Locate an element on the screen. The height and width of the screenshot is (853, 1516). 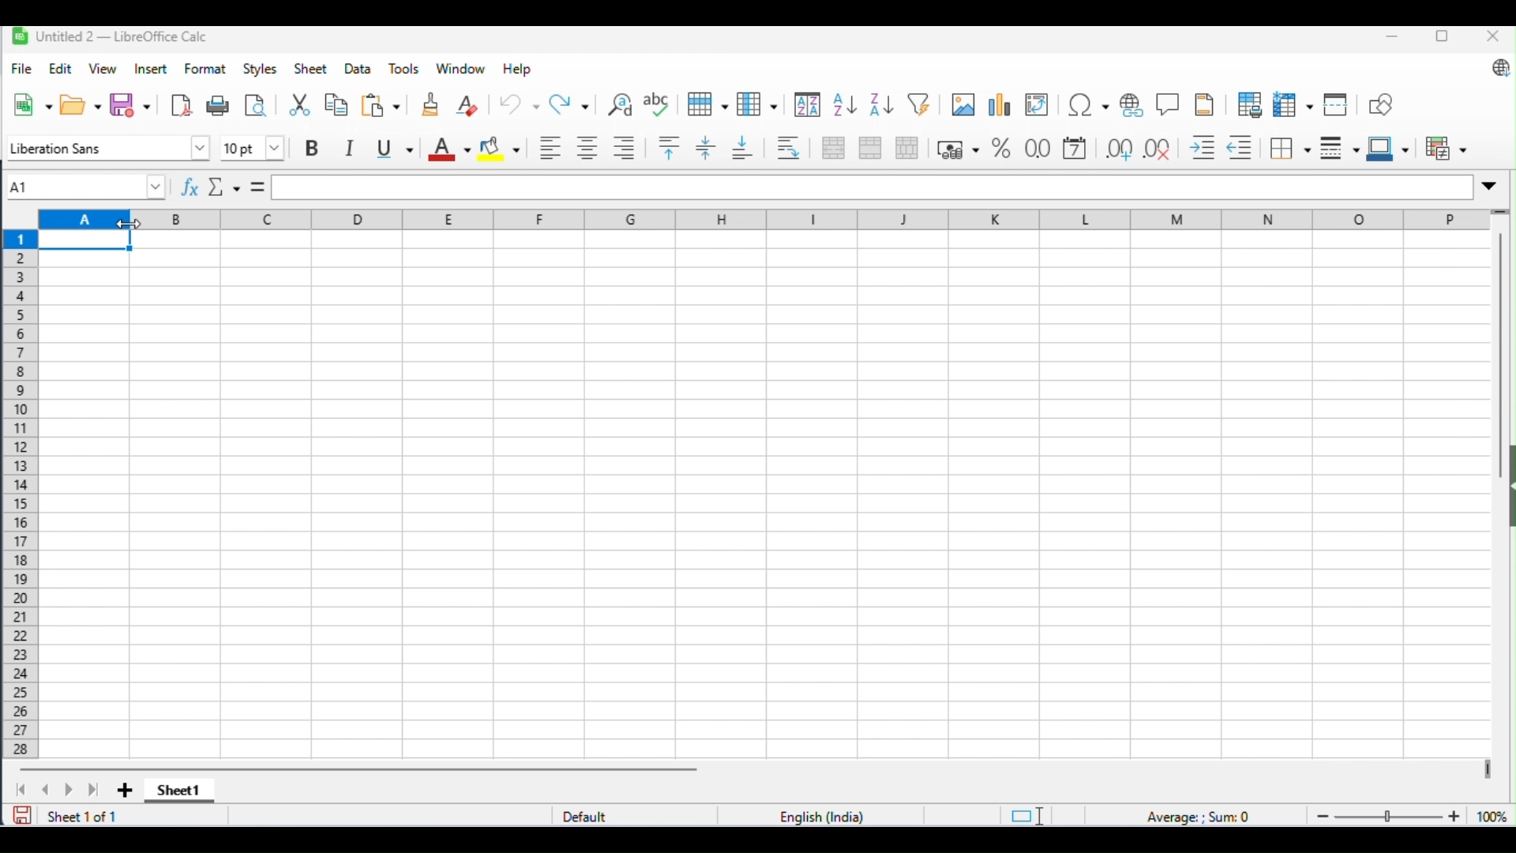
decrease indent is located at coordinates (1244, 148).